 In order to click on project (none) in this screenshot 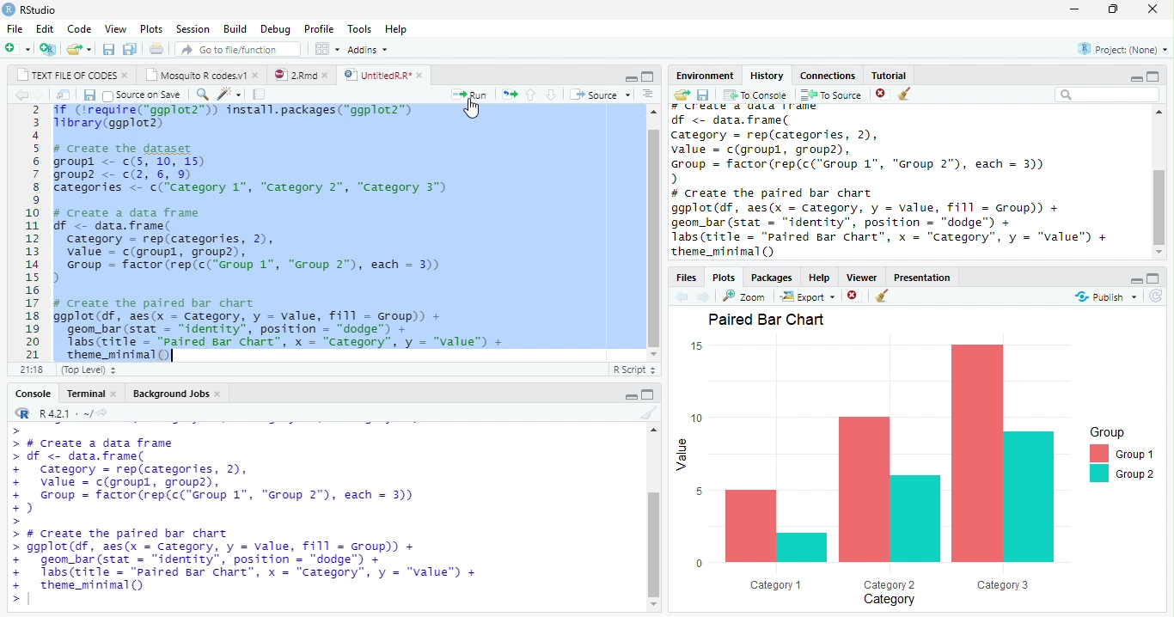, I will do `click(1122, 47)`.